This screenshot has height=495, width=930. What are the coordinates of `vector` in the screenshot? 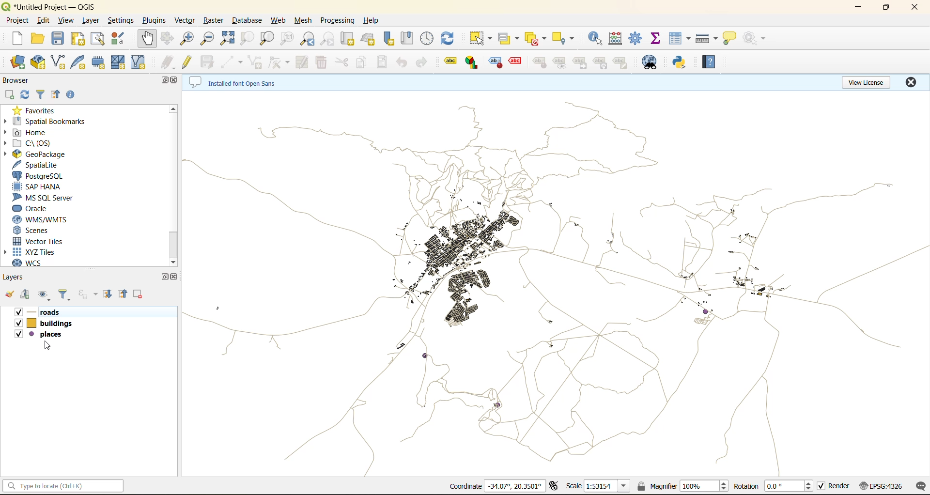 It's located at (186, 20).